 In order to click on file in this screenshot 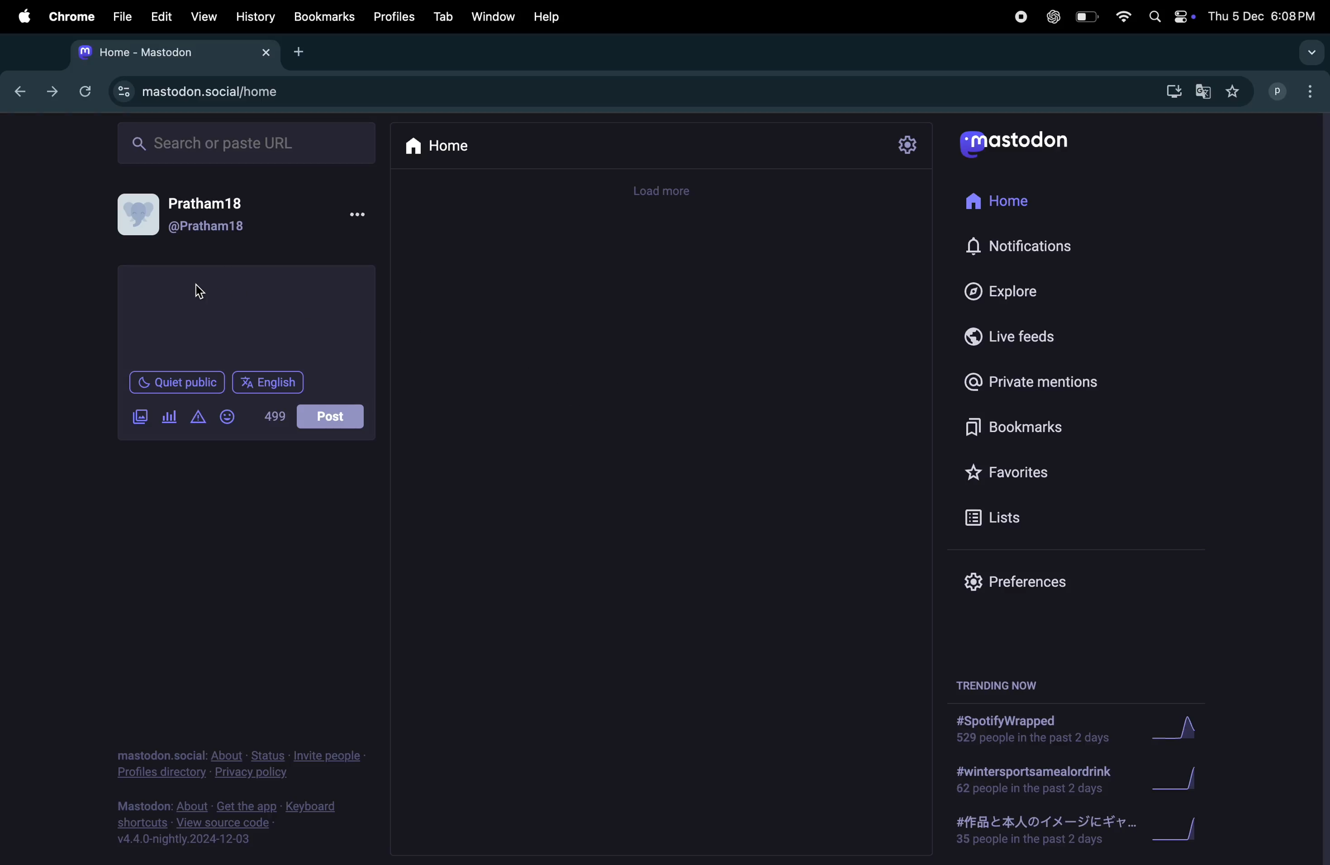, I will do `click(122, 15)`.